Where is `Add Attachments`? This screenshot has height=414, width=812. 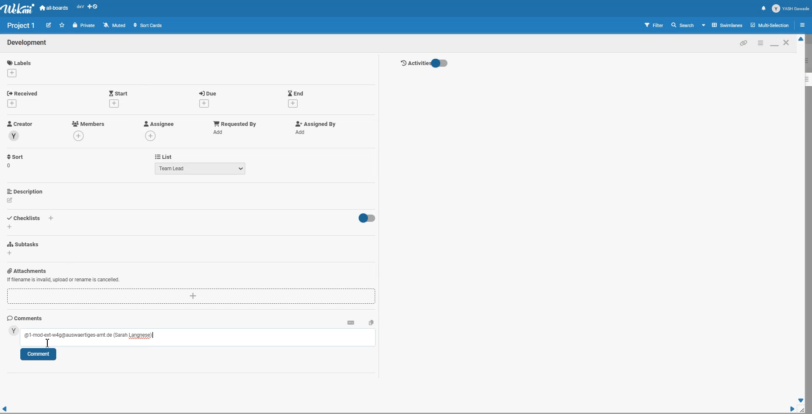
Add Attachments is located at coordinates (192, 297).